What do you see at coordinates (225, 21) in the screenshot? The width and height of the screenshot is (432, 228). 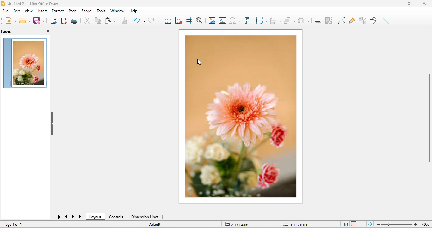 I see `text box` at bounding box center [225, 21].